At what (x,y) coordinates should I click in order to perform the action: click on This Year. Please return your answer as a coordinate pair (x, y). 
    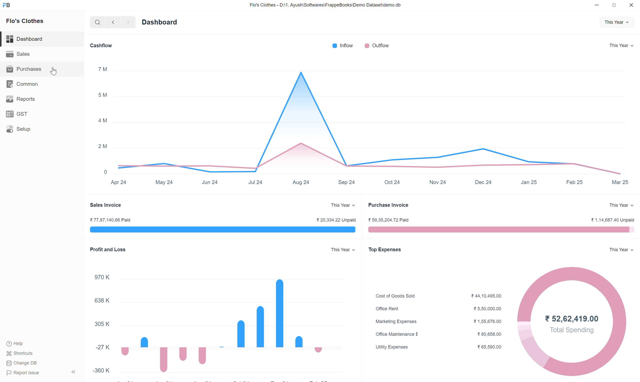
    Looking at the image, I should click on (621, 250).